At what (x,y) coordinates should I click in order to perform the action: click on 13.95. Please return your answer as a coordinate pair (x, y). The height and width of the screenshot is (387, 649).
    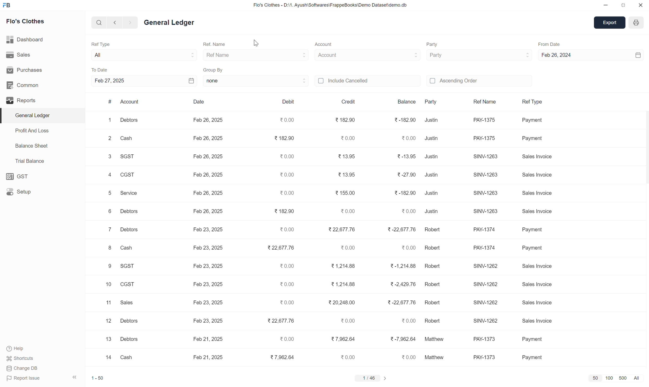
    Looking at the image, I should click on (346, 156).